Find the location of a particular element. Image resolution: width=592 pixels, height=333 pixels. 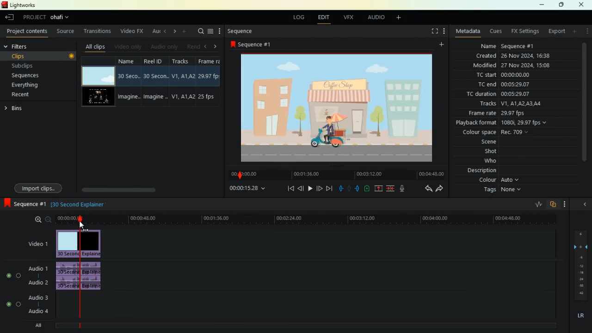

timeline is located at coordinates (304, 219).